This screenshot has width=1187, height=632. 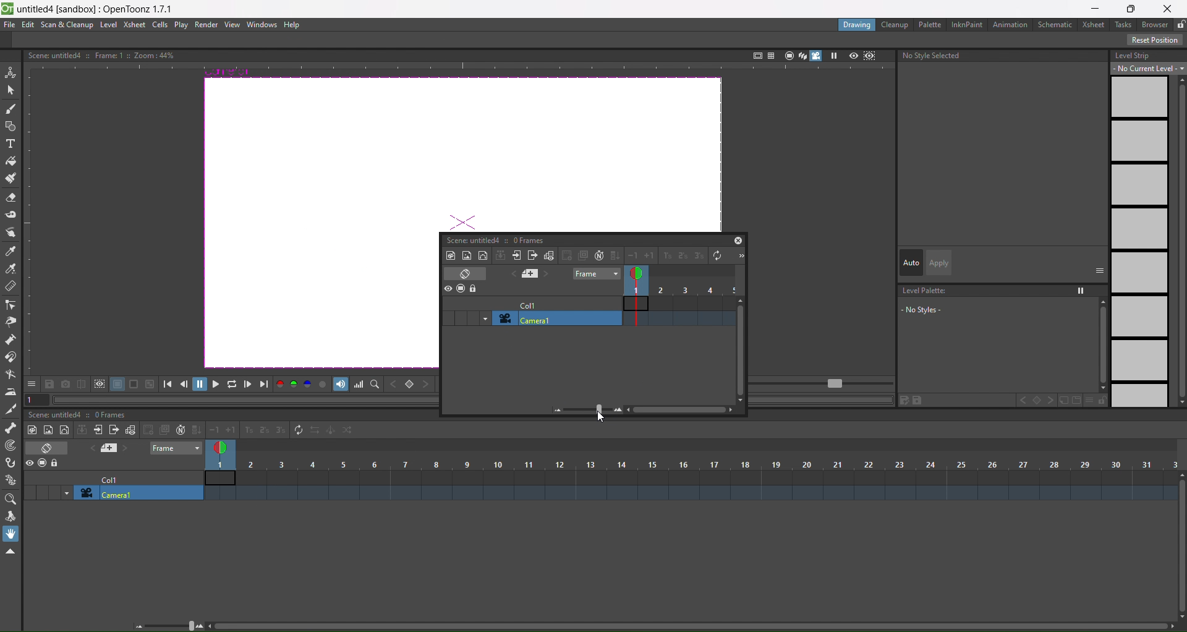 What do you see at coordinates (517, 255) in the screenshot?
I see `open x subsheet` at bounding box center [517, 255].